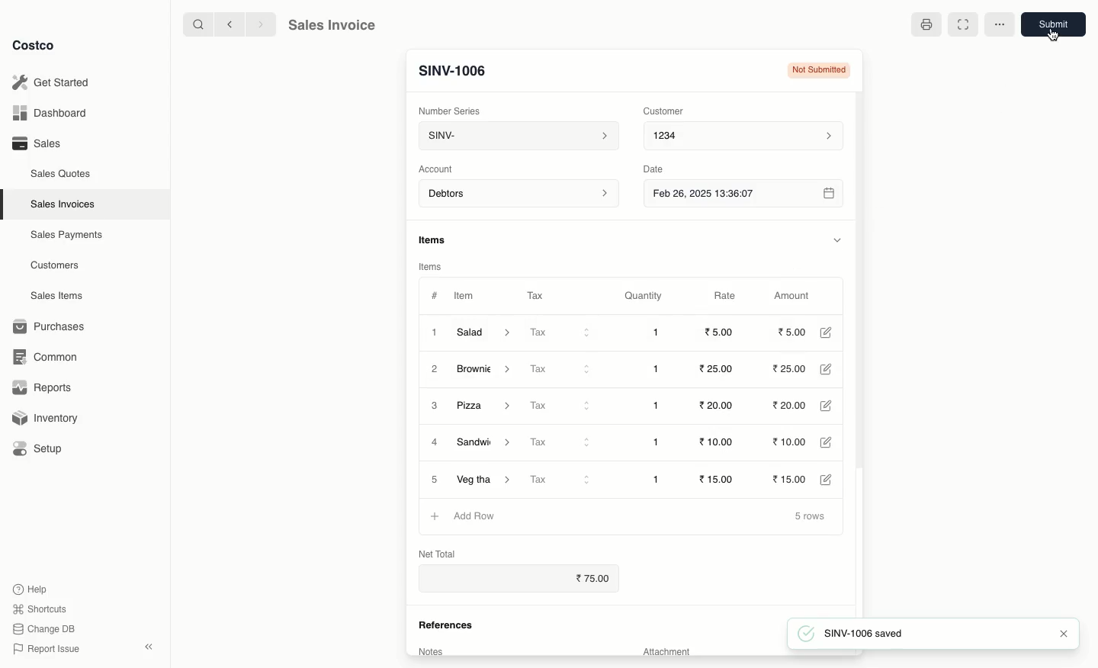 The width and height of the screenshot is (1098, 668). What do you see at coordinates (785, 332) in the screenshot?
I see `20.00` at bounding box center [785, 332].